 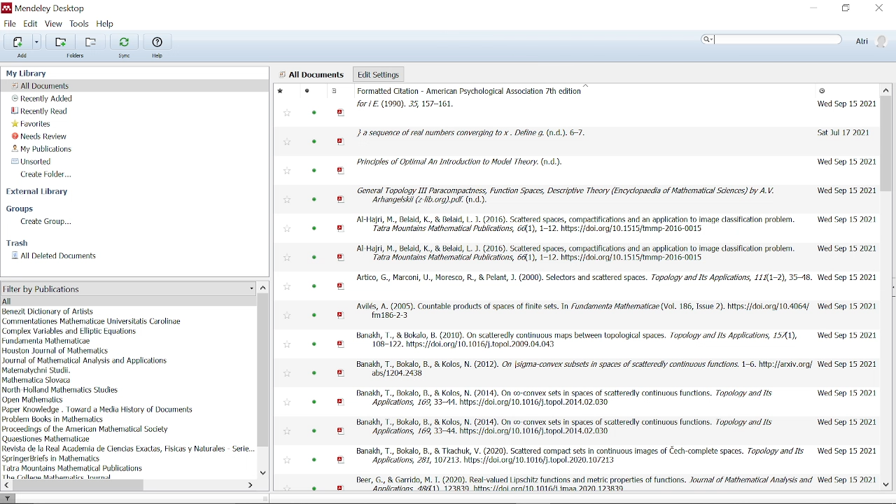 I want to click on Filter, so click(x=8, y=498).